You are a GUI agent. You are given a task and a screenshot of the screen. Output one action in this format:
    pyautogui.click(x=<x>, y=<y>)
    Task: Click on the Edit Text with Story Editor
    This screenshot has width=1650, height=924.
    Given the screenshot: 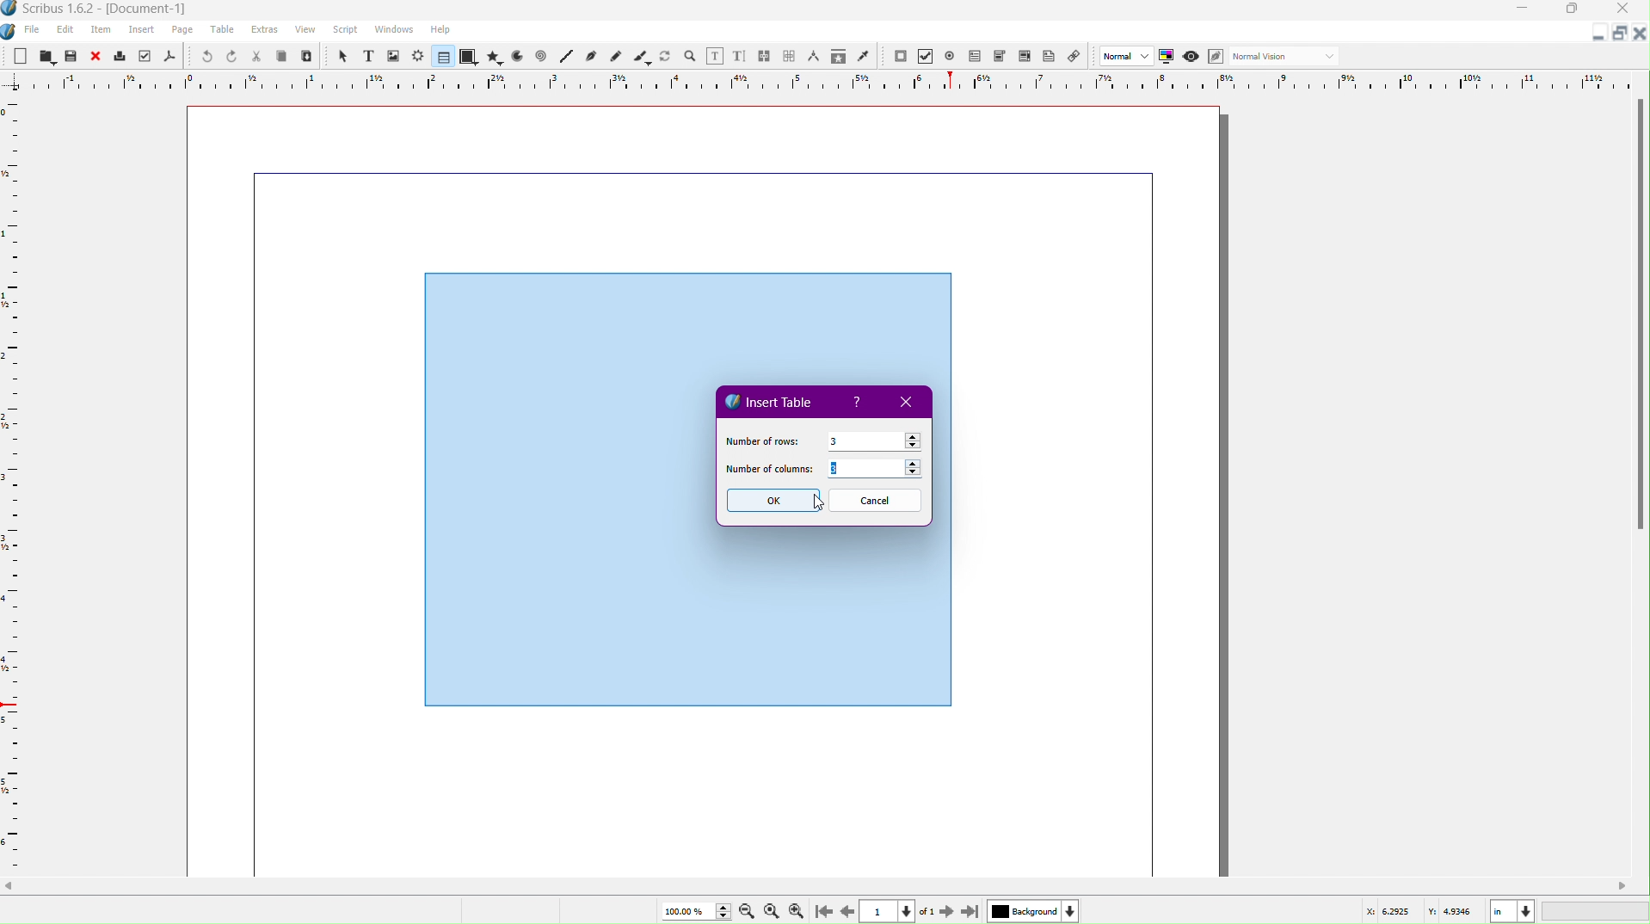 What is the action you would take?
    pyautogui.click(x=740, y=55)
    